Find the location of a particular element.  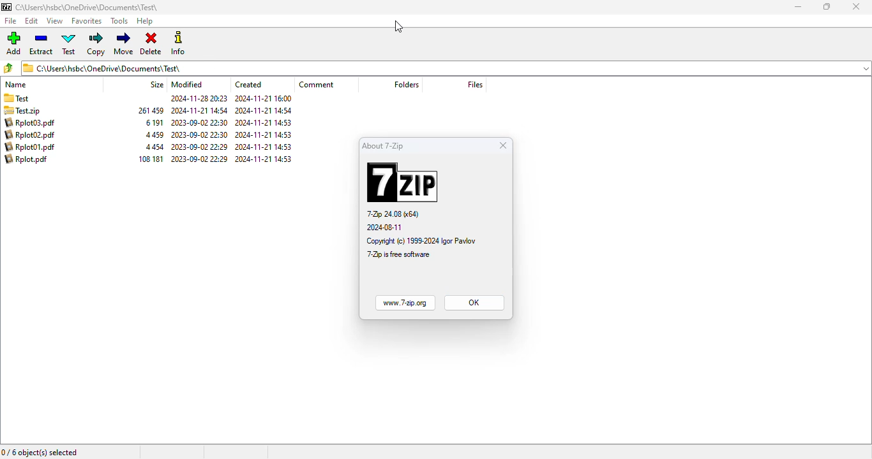

7-Zip 24.08 (x64) is located at coordinates (393, 214).